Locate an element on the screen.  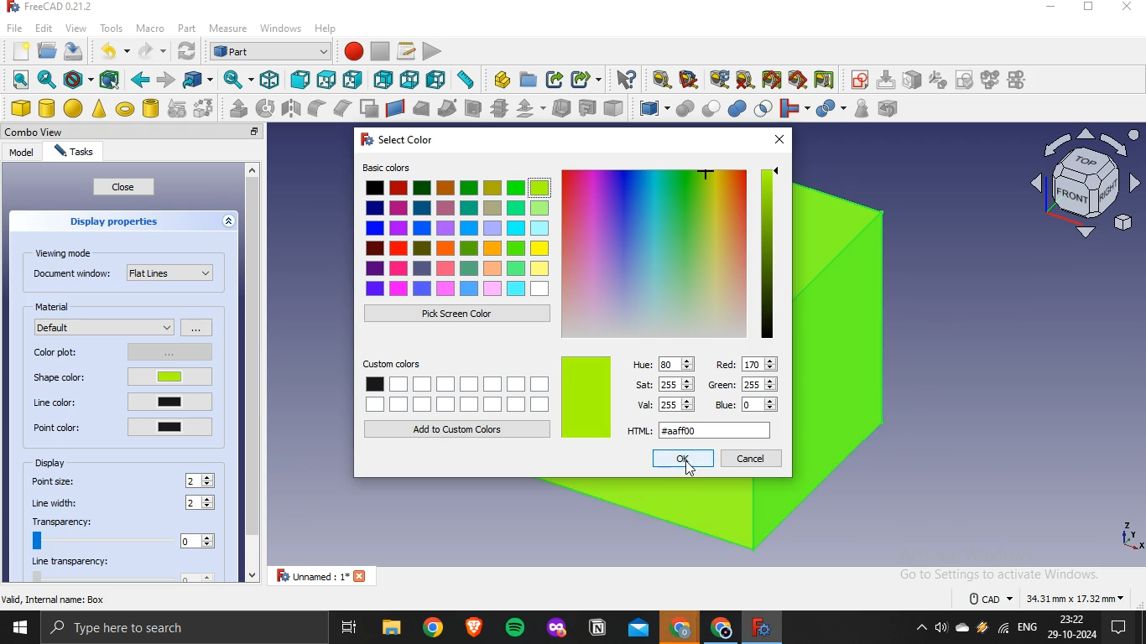
fillet is located at coordinates (318, 108).